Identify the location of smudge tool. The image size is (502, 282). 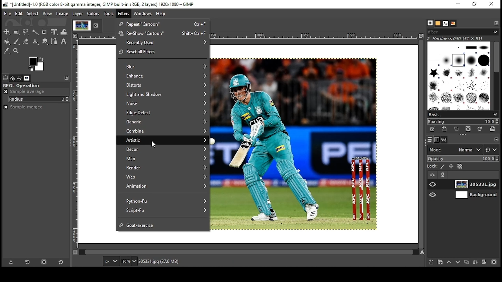
(45, 42).